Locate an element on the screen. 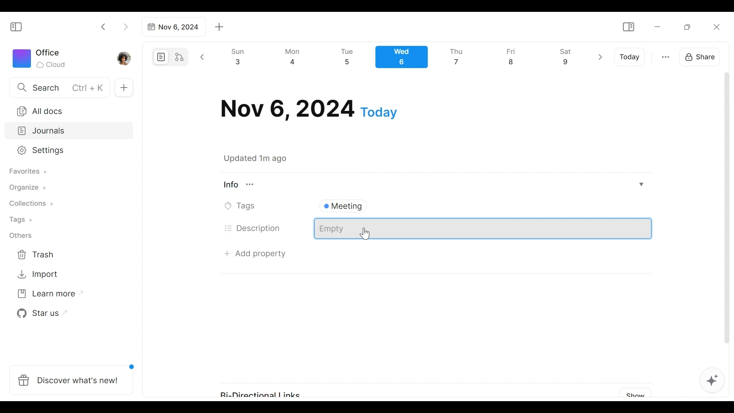  Tags is located at coordinates (242, 206).